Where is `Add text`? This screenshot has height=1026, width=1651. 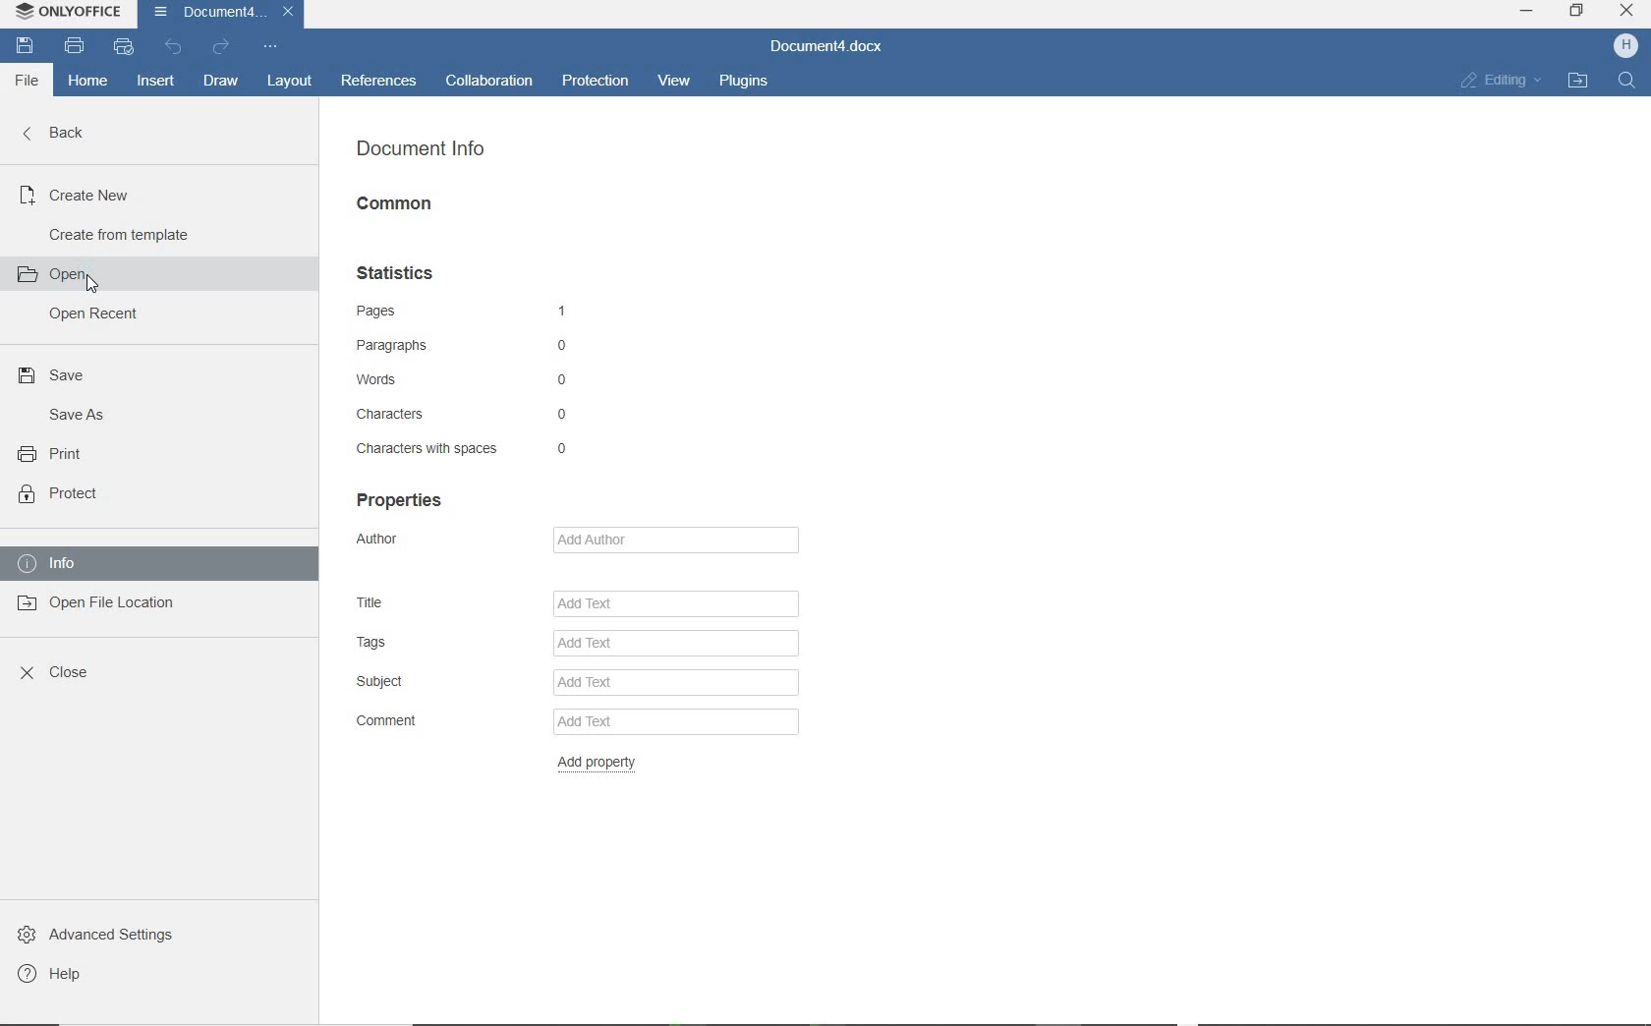
Add text is located at coordinates (666, 722).